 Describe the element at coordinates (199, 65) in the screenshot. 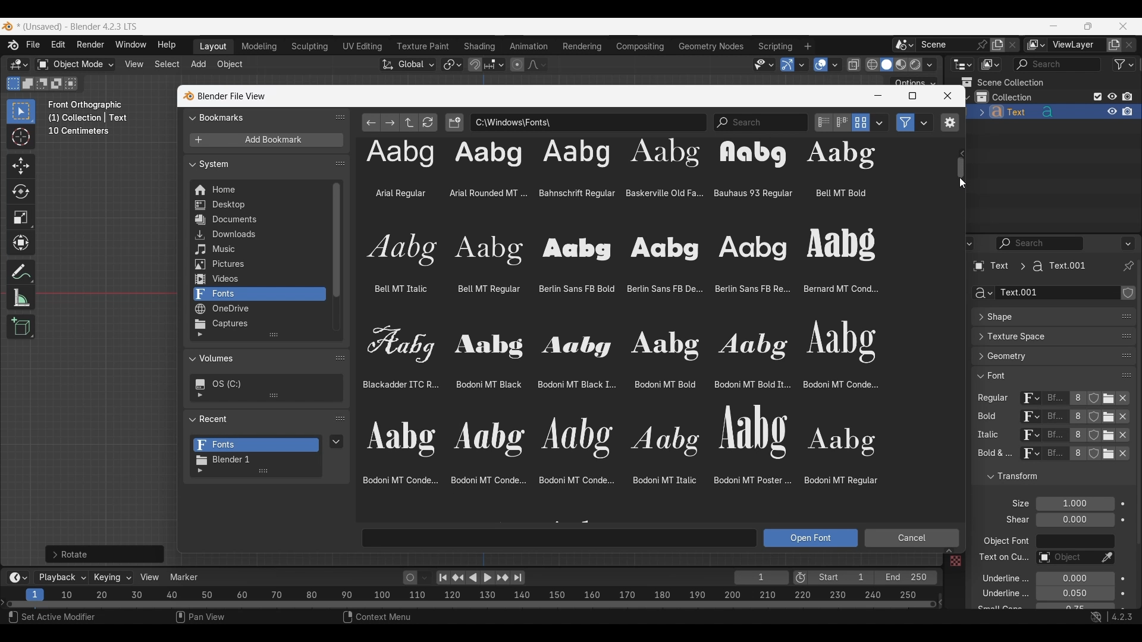

I see `Add menu highlighted as current selection` at that location.